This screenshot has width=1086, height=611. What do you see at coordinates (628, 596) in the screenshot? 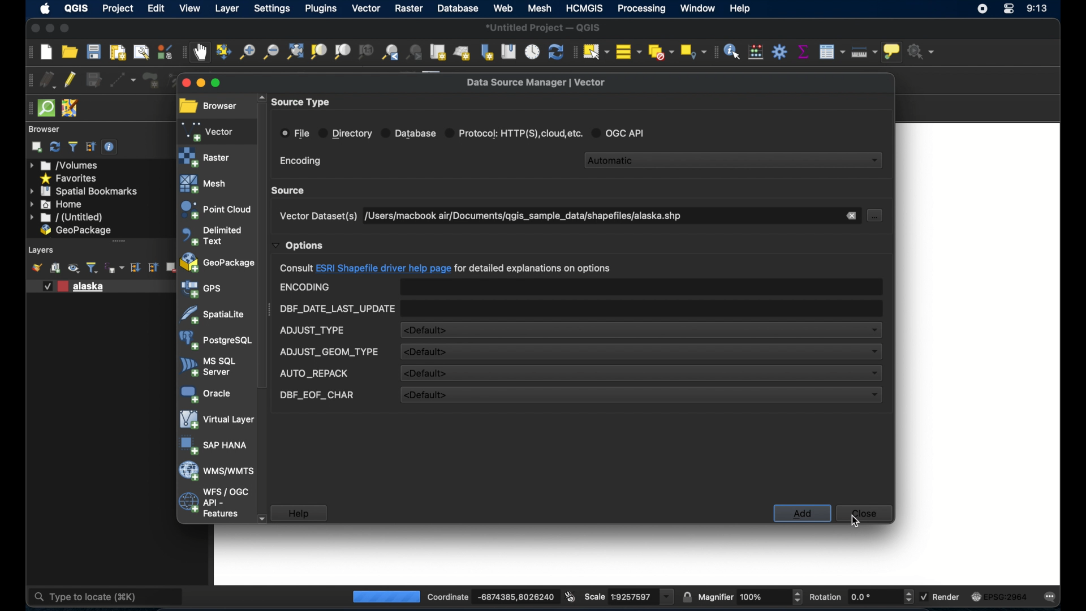
I see `scale` at bounding box center [628, 596].